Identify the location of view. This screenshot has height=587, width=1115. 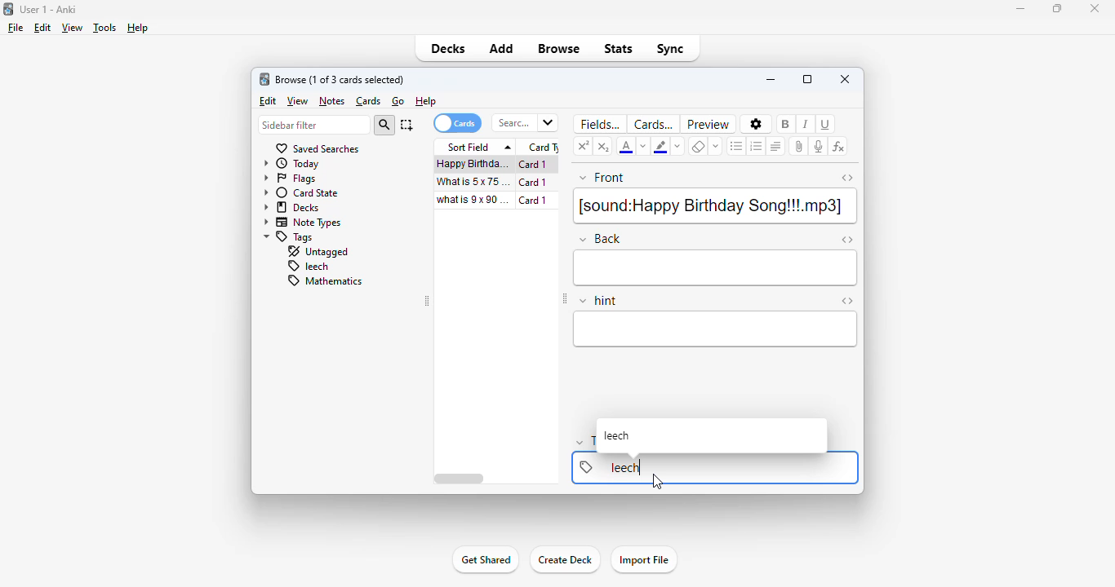
(298, 101).